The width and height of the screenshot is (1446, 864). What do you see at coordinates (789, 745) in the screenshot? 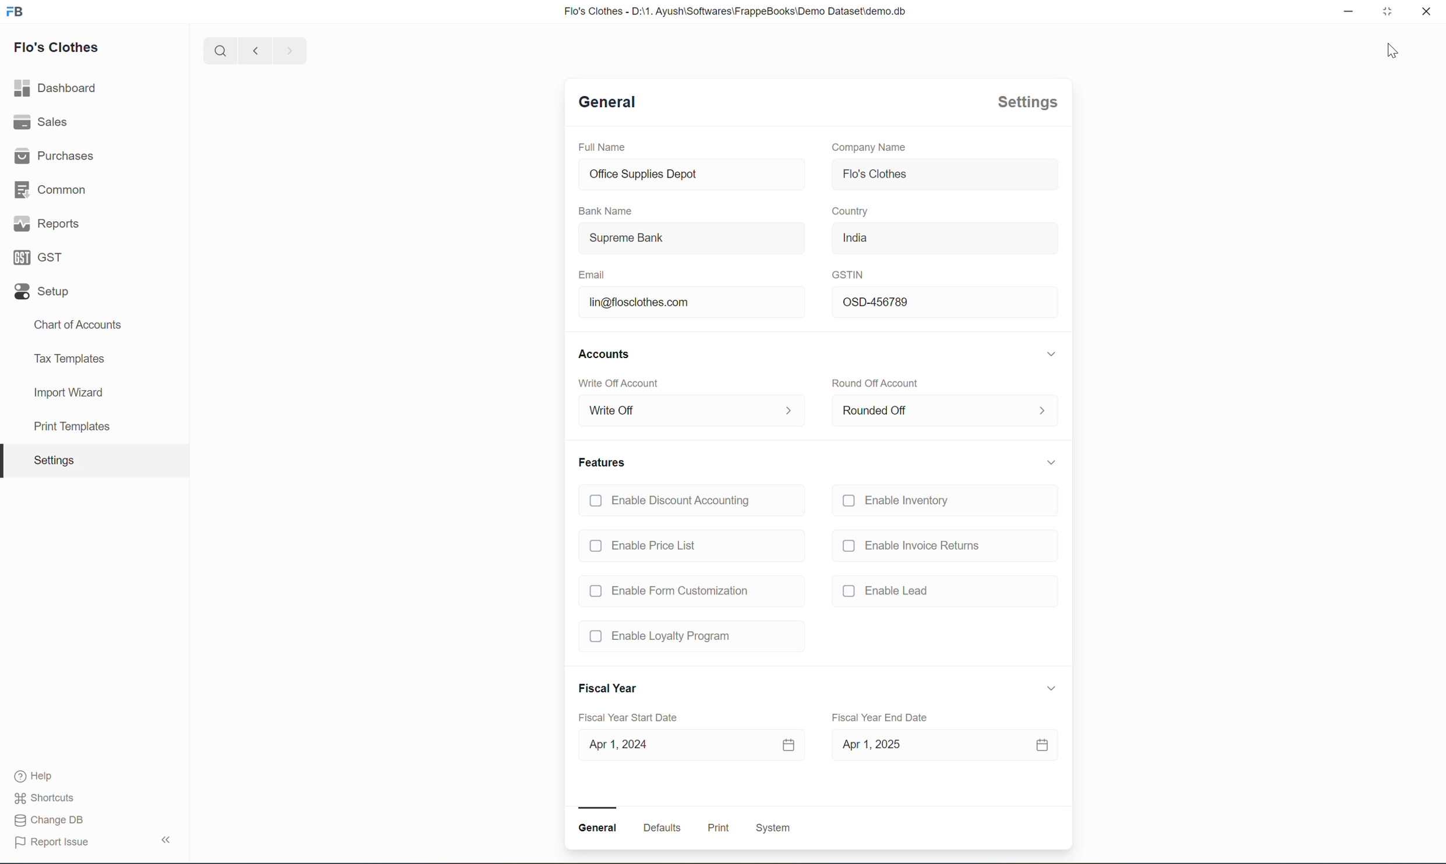
I see `calendar icon` at bounding box center [789, 745].